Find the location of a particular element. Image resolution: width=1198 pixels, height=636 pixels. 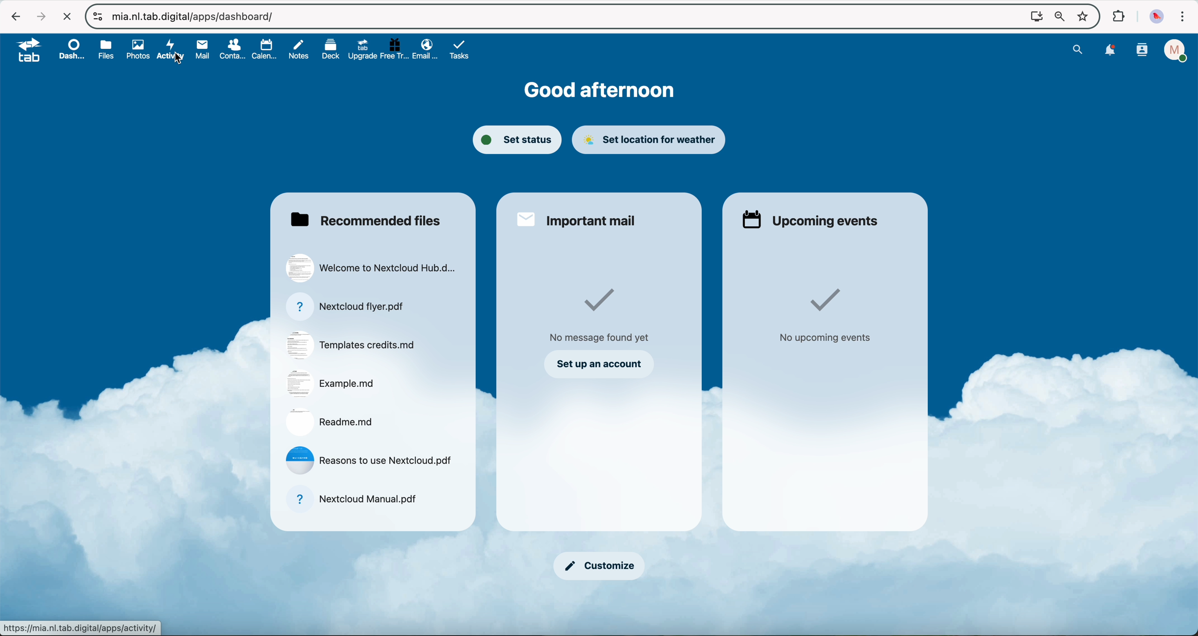

mail is located at coordinates (200, 50).